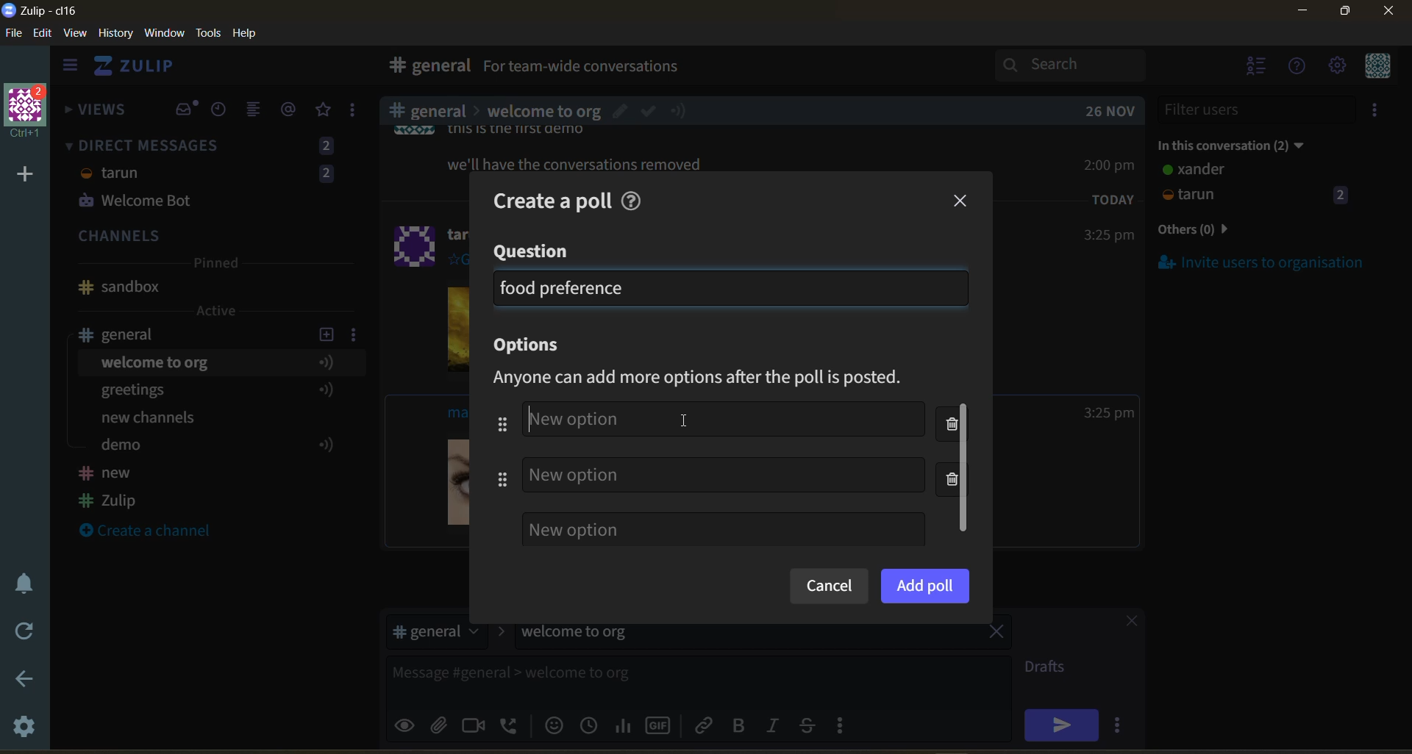 The image size is (1412, 754). I want to click on help, so click(250, 34).